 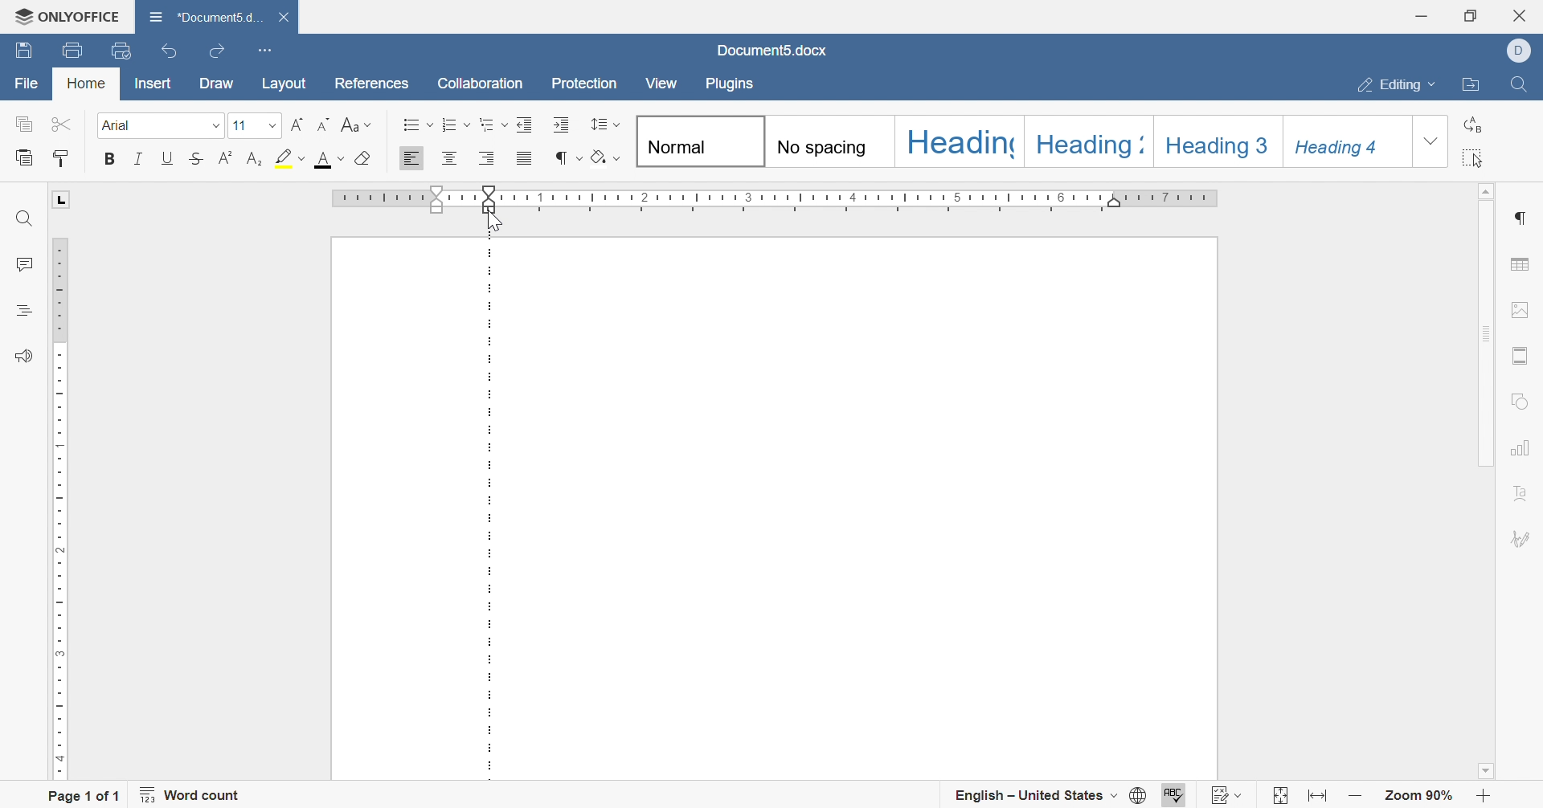 What do you see at coordinates (324, 124) in the screenshot?
I see `decrement font size` at bounding box center [324, 124].